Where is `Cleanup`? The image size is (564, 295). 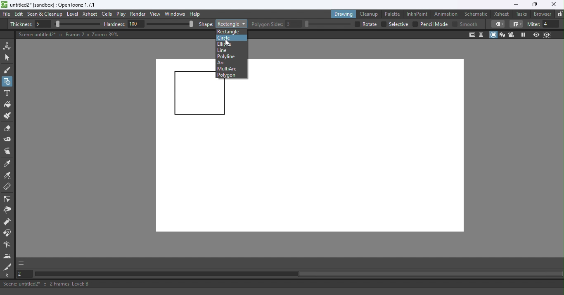
Cleanup is located at coordinates (370, 14).